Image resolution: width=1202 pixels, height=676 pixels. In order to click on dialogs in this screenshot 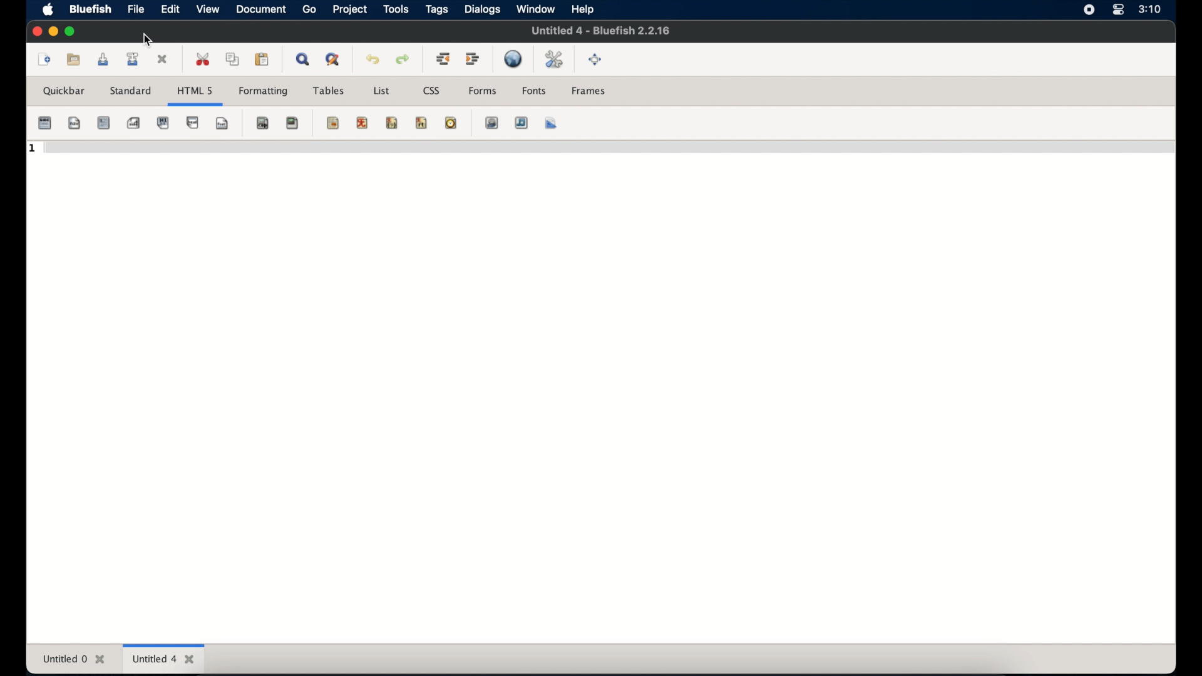, I will do `click(482, 9)`.